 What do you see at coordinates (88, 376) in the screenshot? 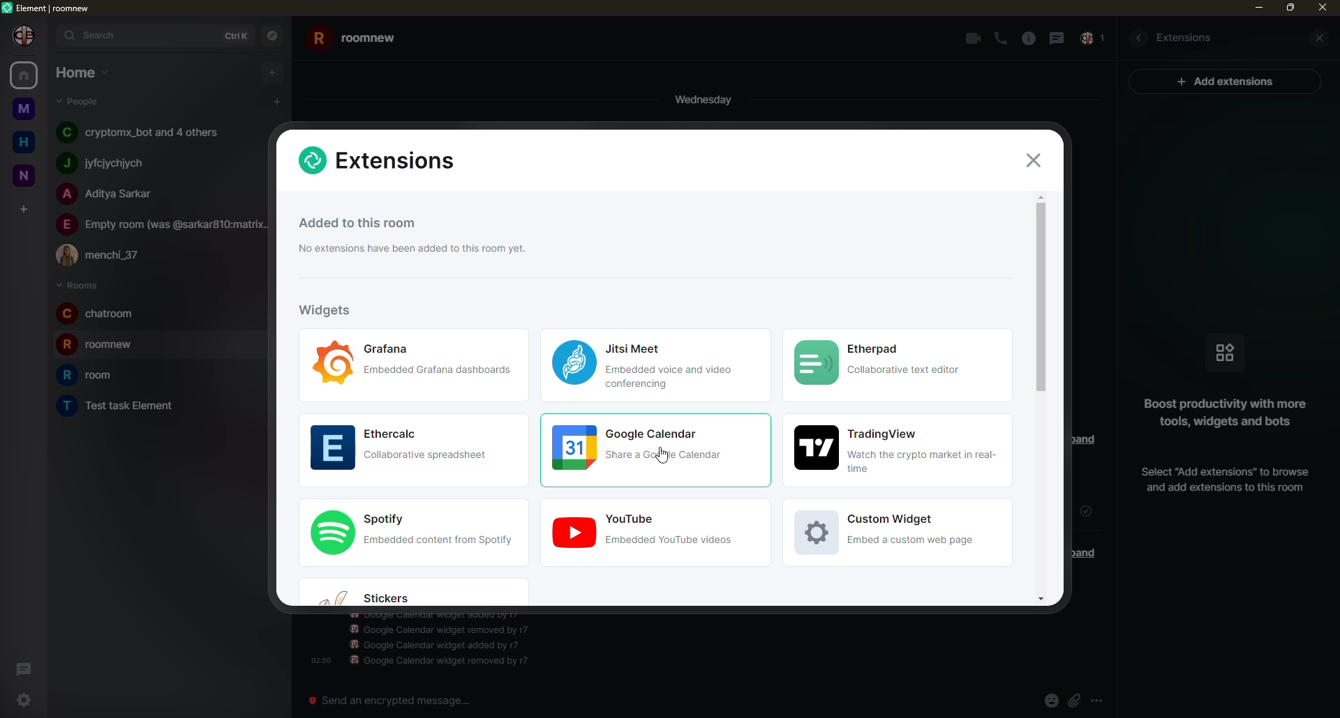
I see `room` at bounding box center [88, 376].